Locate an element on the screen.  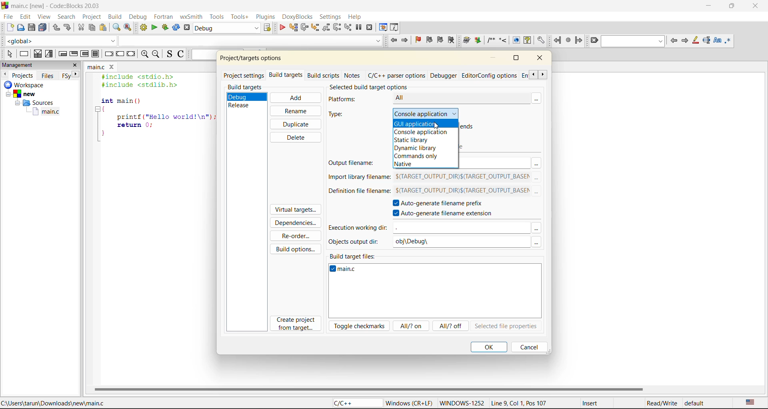
cancel is located at coordinates (530, 347).